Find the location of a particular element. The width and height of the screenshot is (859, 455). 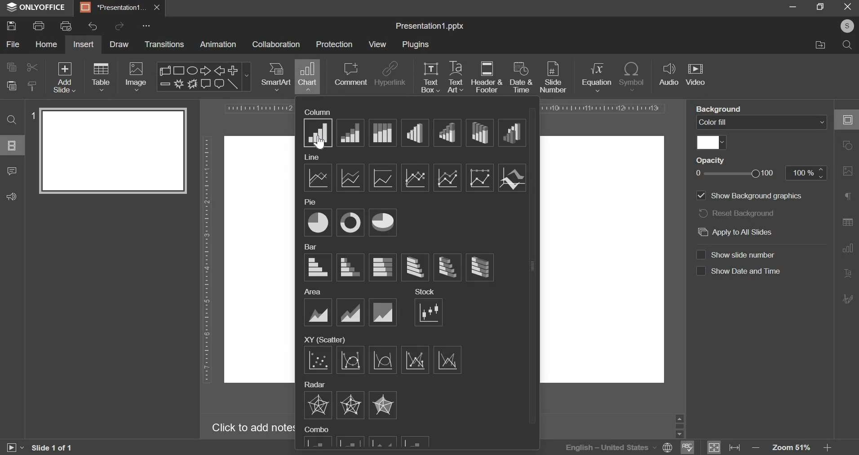

print preview is located at coordinates (66, 26).